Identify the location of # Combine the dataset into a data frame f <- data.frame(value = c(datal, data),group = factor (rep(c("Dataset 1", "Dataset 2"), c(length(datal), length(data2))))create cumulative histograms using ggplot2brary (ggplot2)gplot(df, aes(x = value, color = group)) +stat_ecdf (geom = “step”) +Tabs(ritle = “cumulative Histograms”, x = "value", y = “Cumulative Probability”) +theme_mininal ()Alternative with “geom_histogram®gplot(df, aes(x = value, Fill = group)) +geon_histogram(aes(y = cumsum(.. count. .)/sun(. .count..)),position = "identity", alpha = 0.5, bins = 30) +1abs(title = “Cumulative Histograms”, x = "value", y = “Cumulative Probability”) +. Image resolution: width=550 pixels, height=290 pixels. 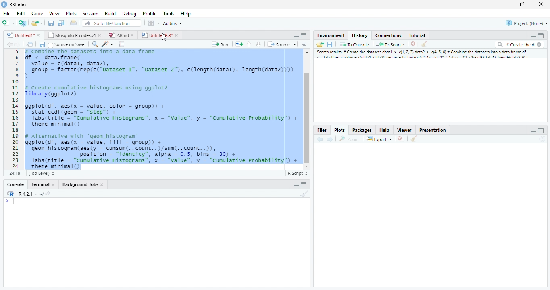
(162, 109).